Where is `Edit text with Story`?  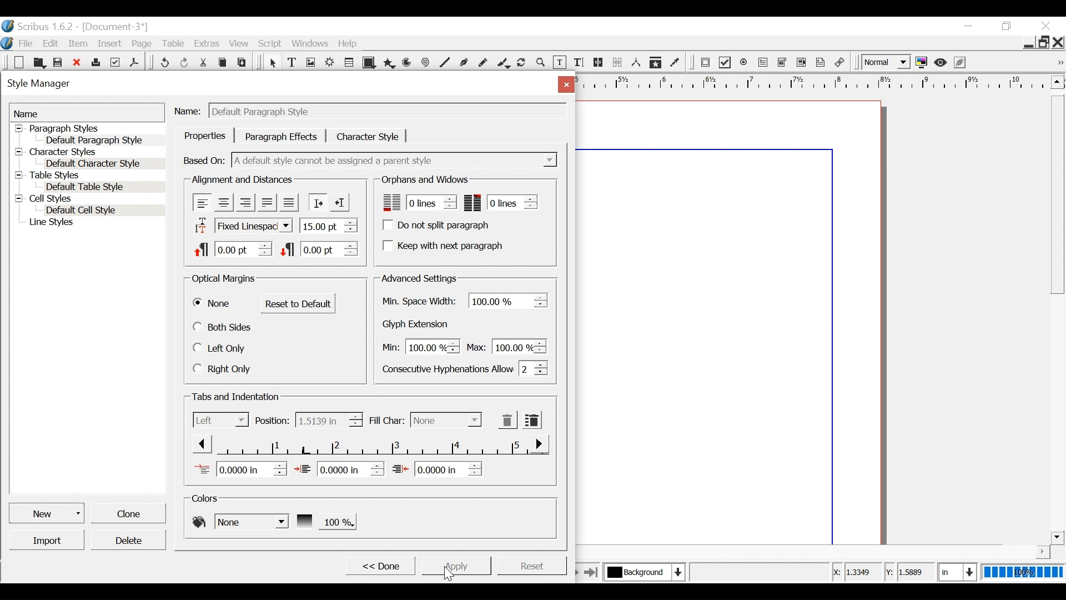 Edit text with Story is located at coordinates (579, 63).